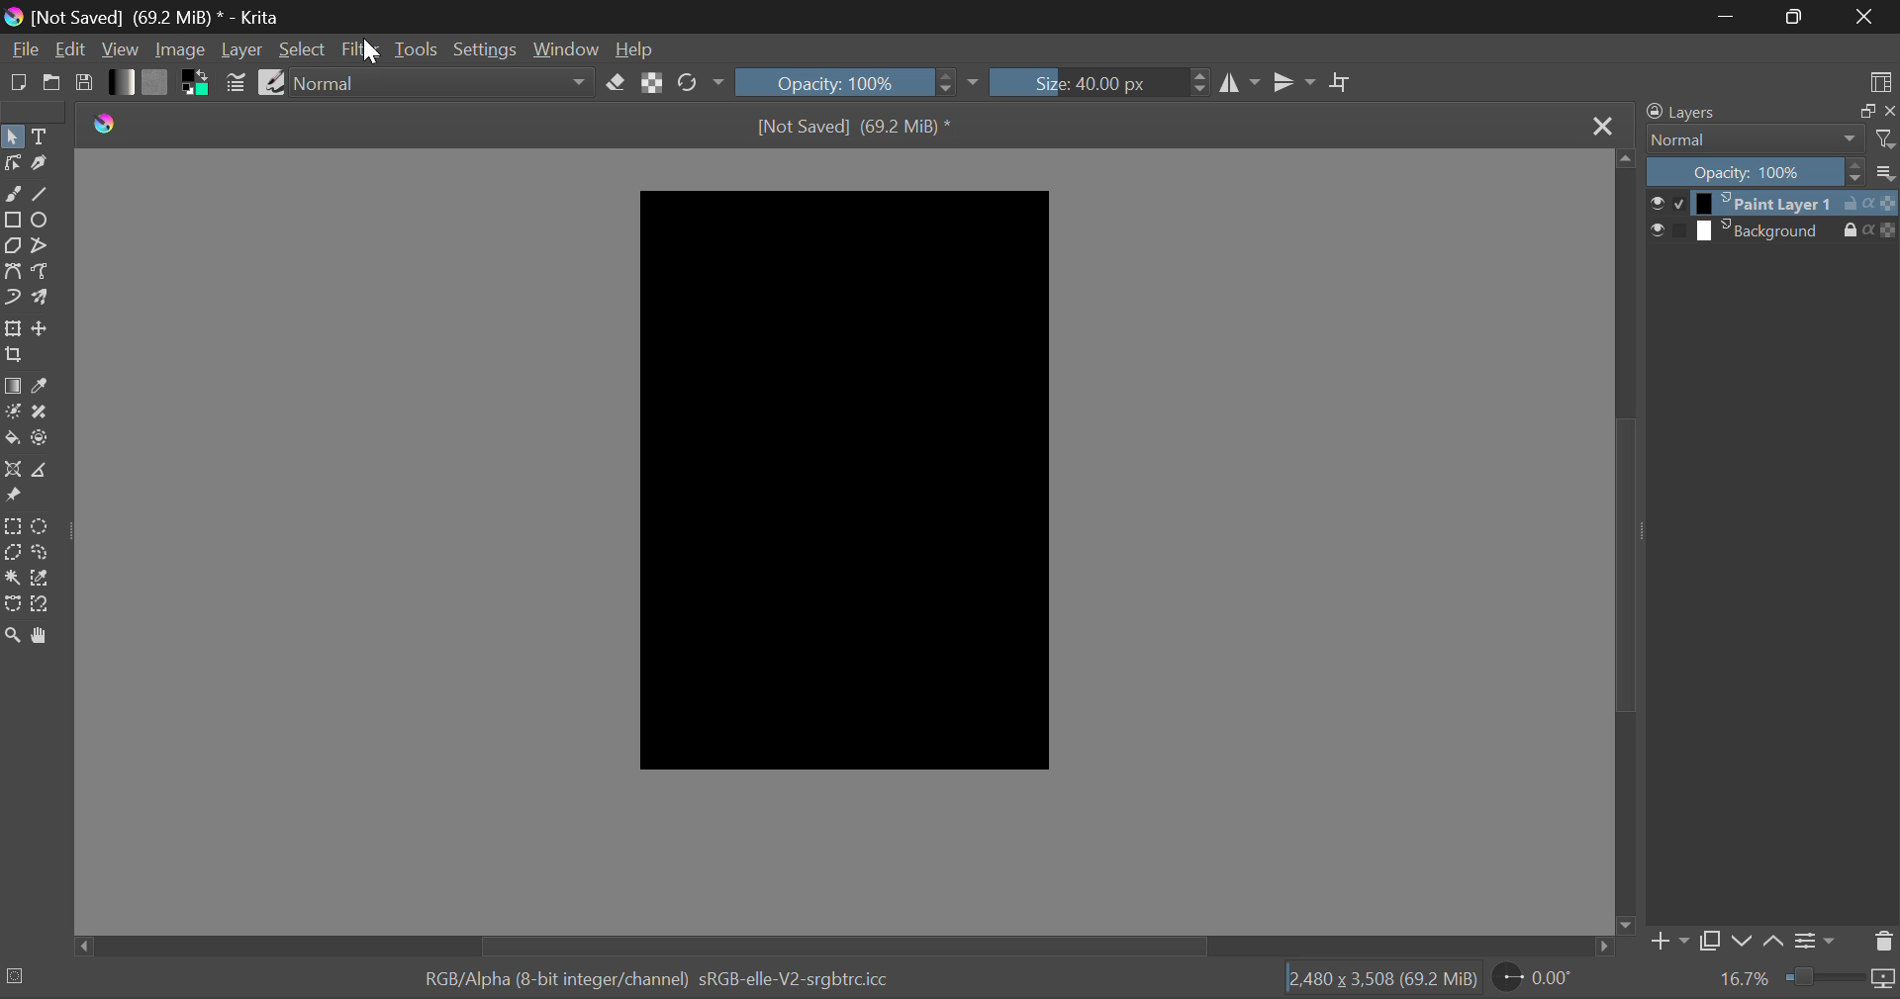 This screenshot has width=1900, height=999. I want to click on Image, so click(180, 51).